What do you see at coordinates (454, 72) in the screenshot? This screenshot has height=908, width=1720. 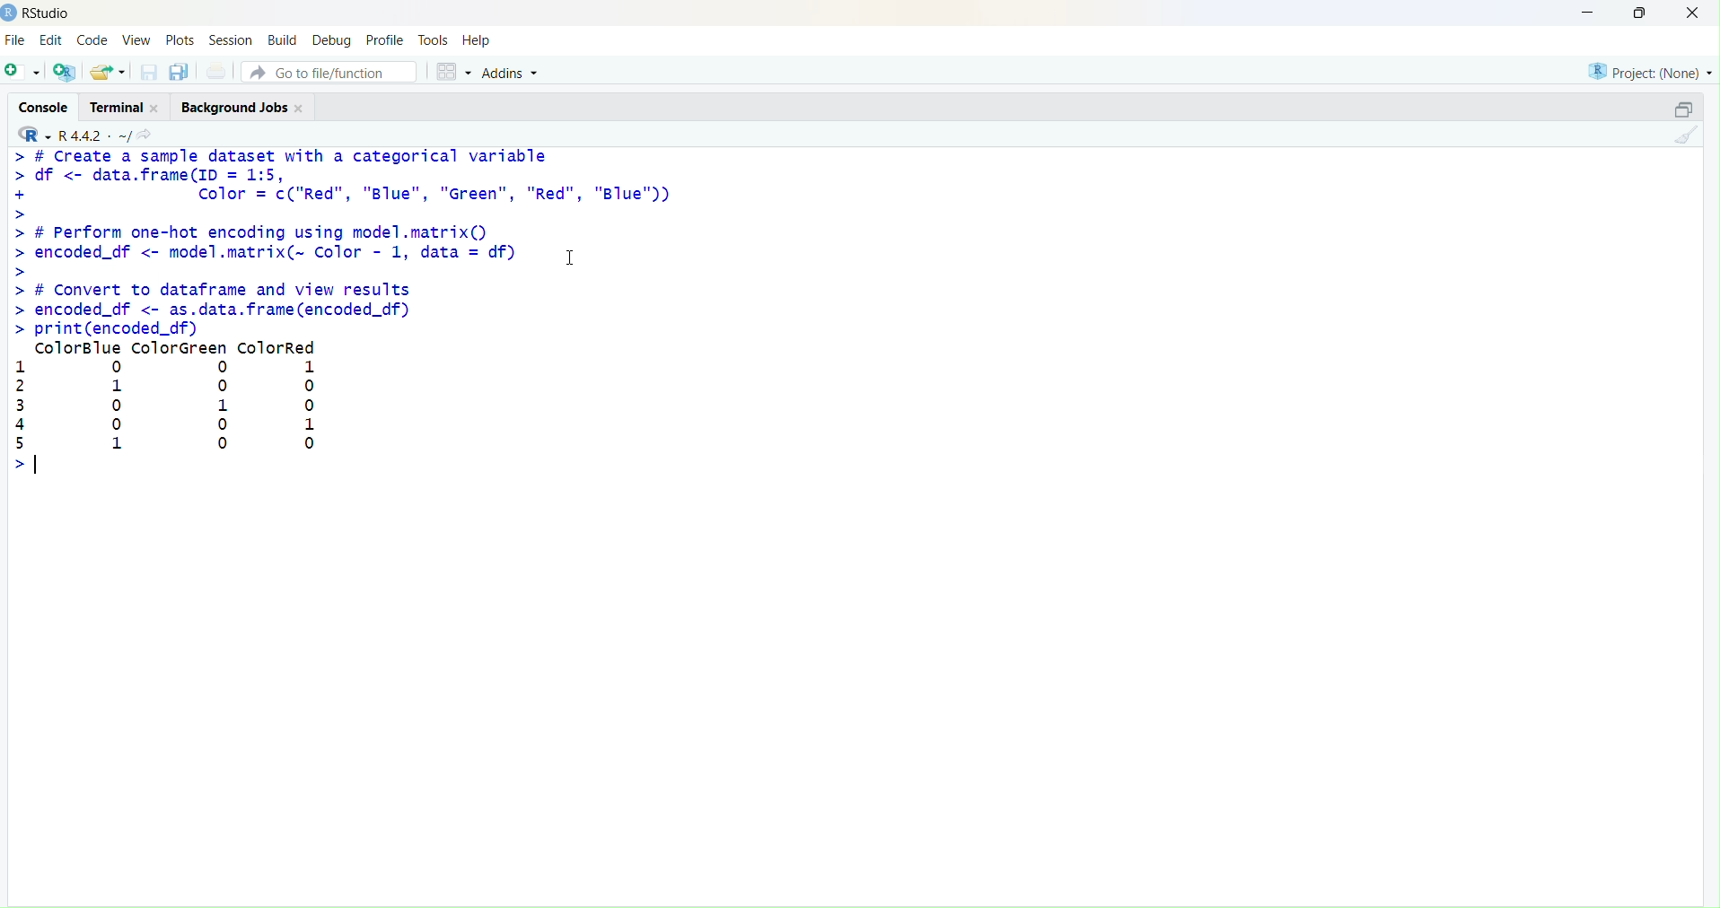 I see `grid` at bounding box center [454, 72].